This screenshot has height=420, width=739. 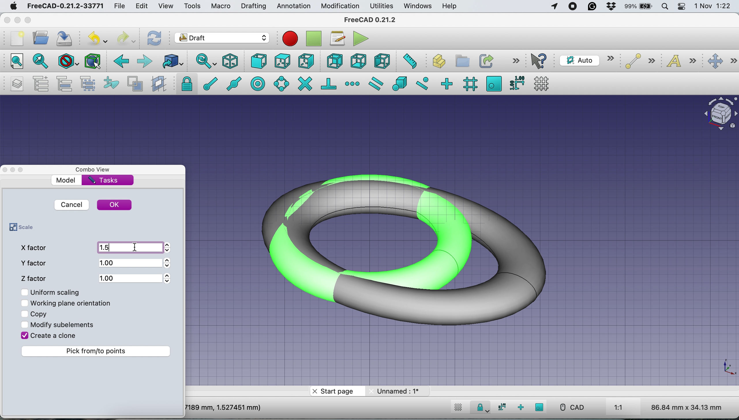 What do you see at coordinates (166, 7) in the screenshot?
I see `view` at bounding box center [166, 7].